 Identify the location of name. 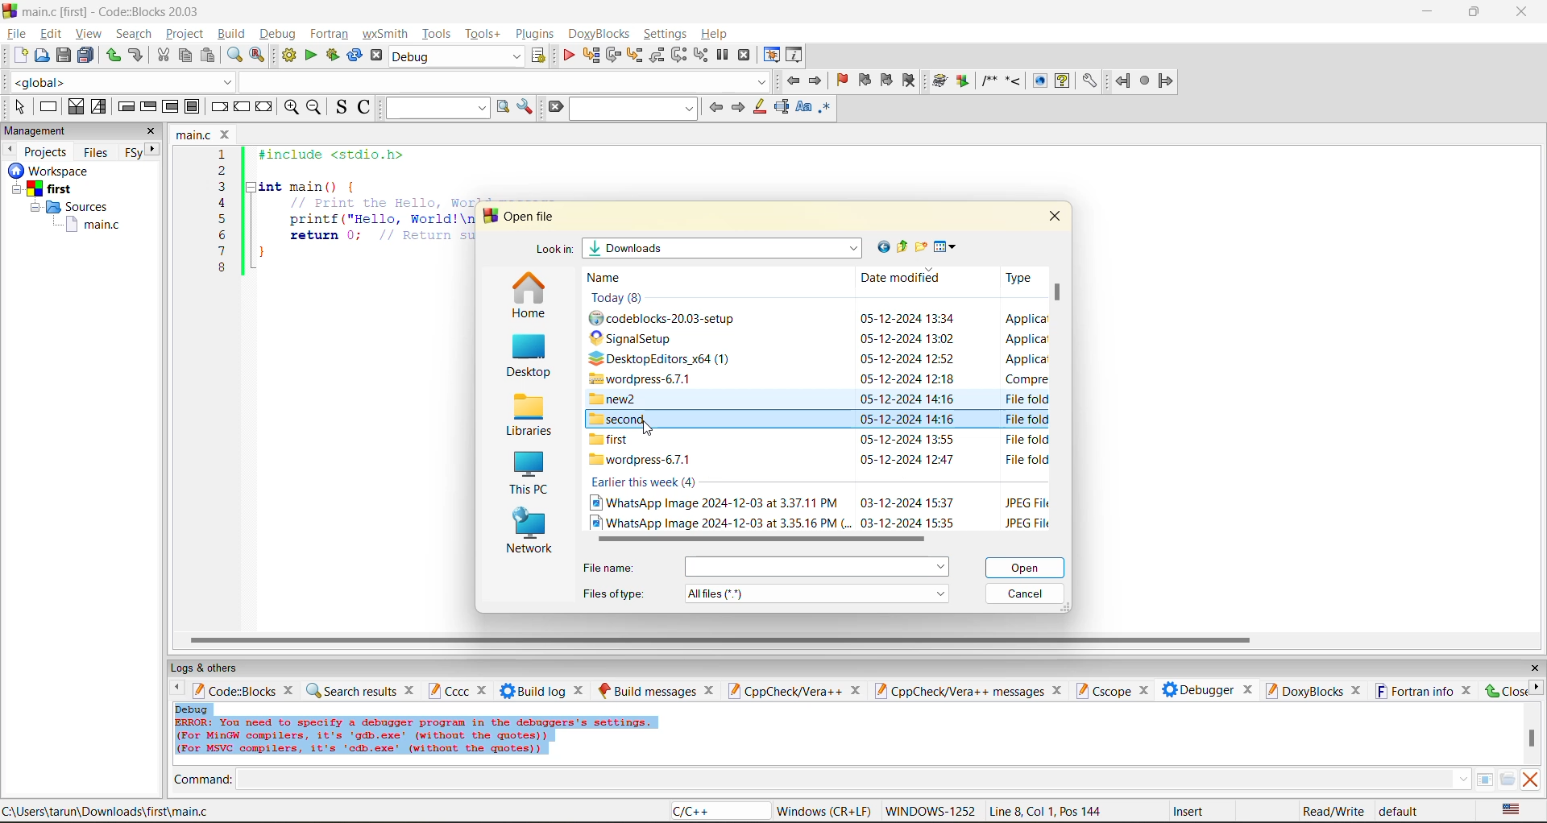
(612, 278).